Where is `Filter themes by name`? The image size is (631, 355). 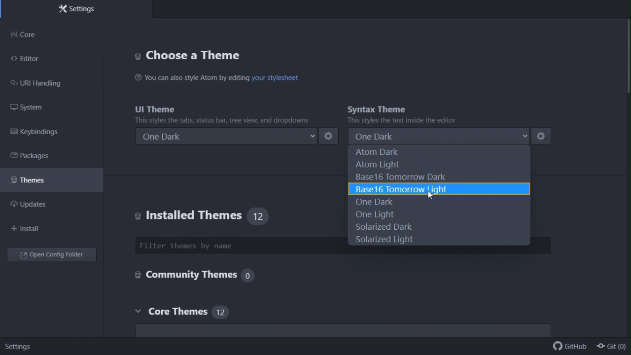
Filter themes by name is located at coordinates (223, 246).